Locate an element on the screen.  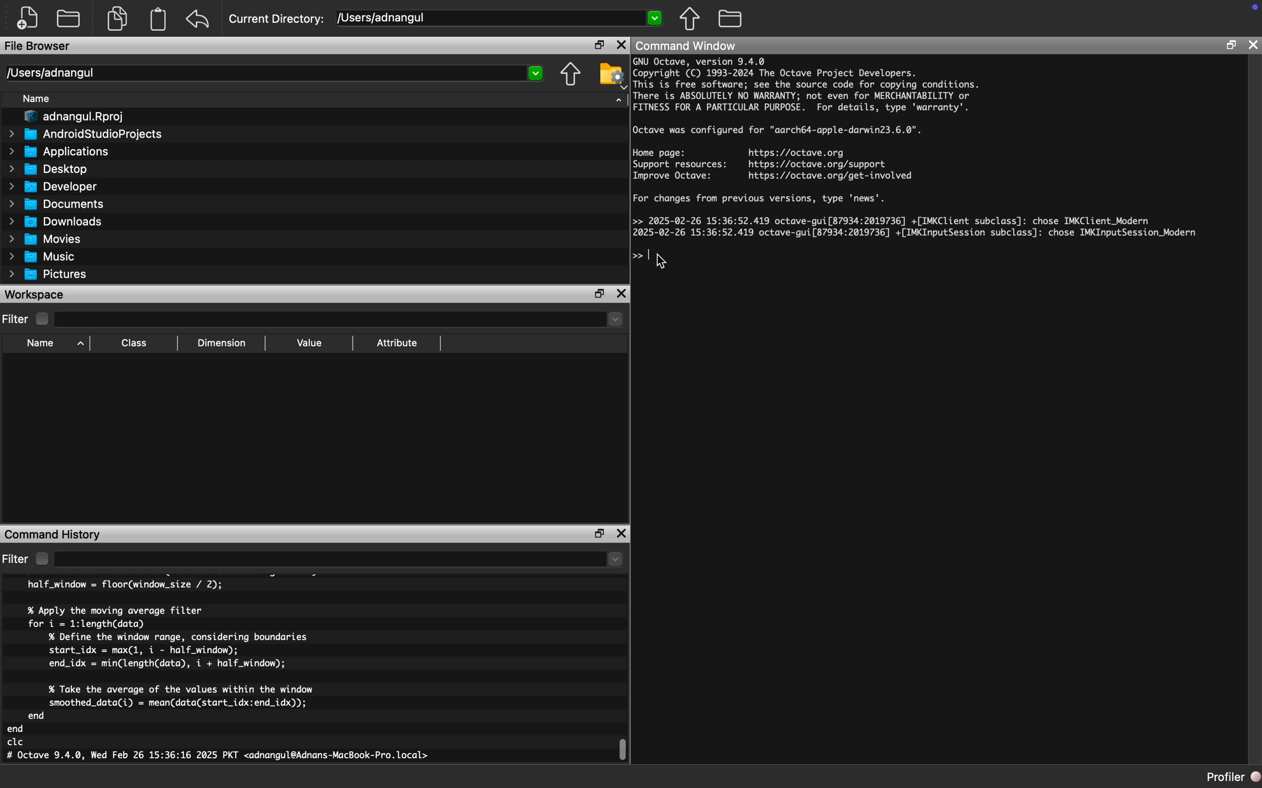
Redo is located at coordinates (200, 19).